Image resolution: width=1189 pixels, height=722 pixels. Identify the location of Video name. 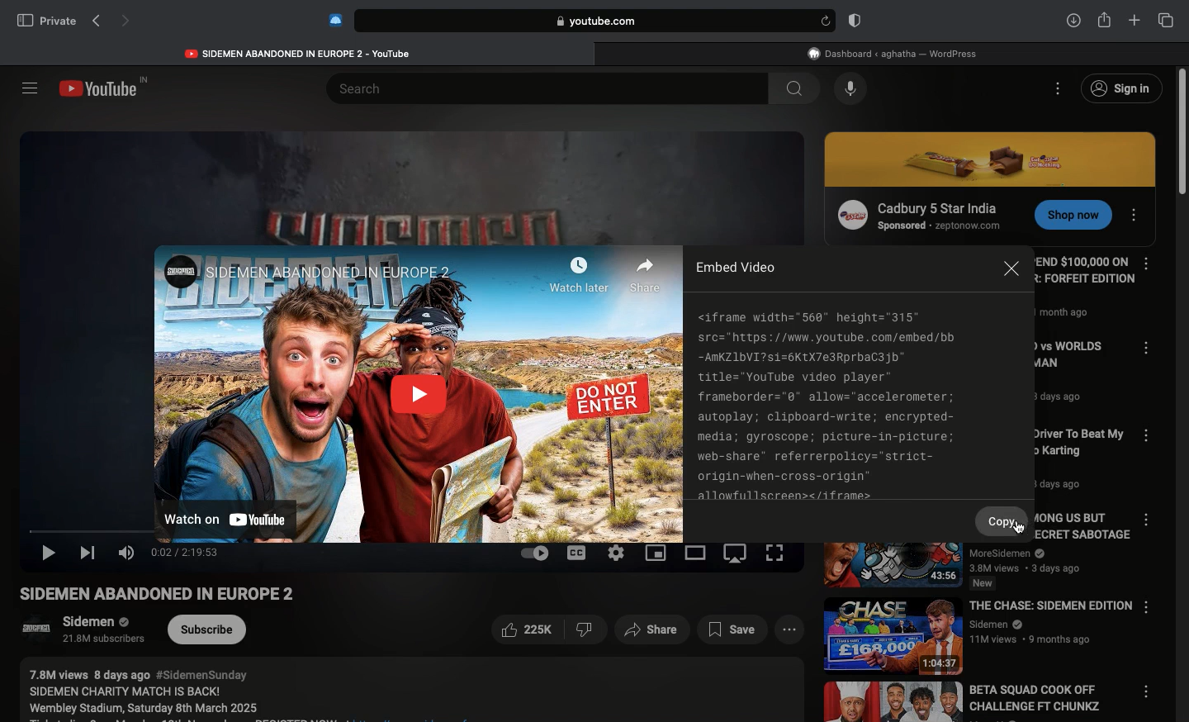
(980, 633).